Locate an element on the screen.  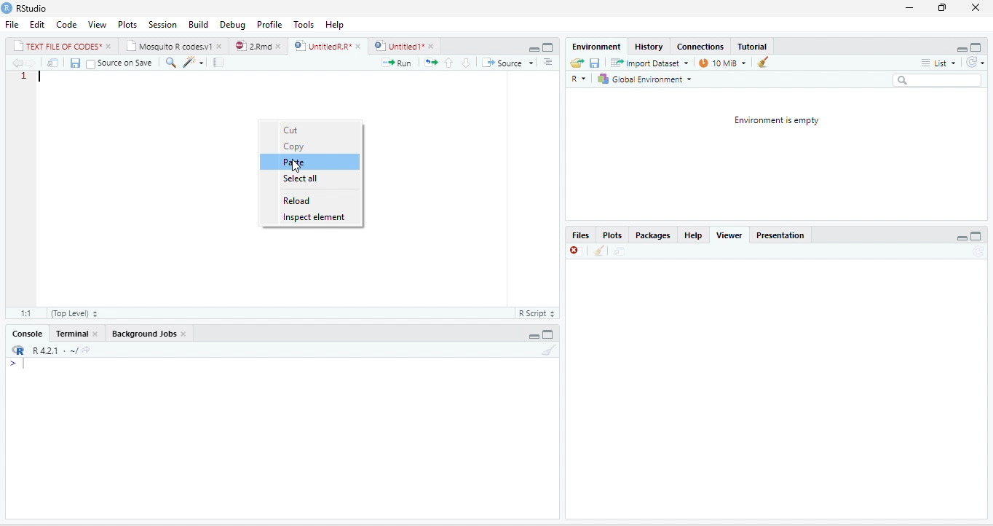
minimize is located at coordinates (910, 9).